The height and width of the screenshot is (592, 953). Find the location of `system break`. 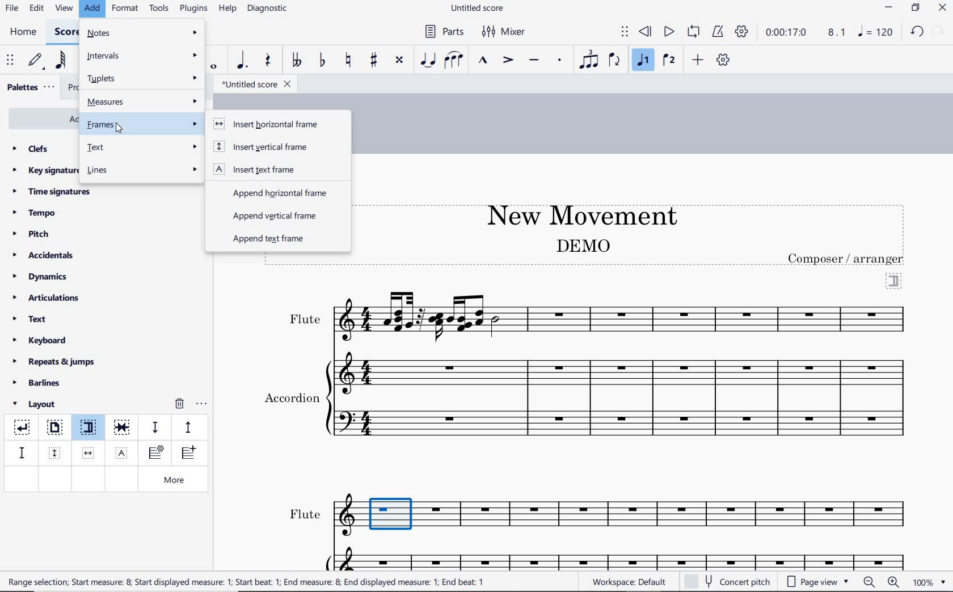

system break is located at coordinates (23, 425).